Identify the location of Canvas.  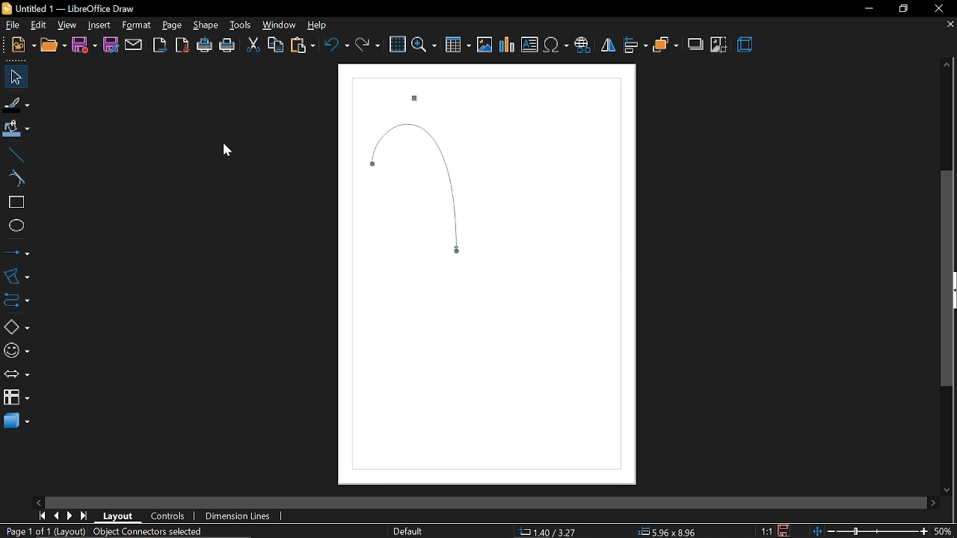
(490, 397).